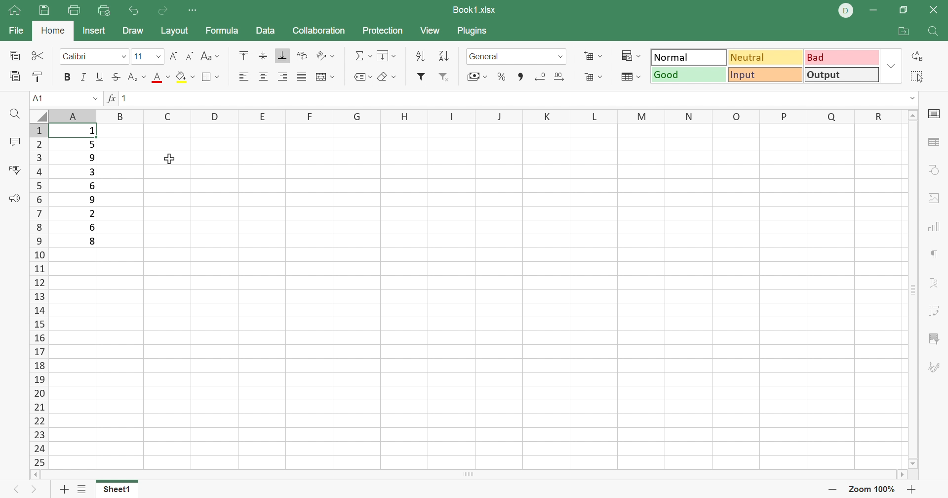  What do you see at coordinates (917, 77) in the screenshot?
I see `Select all` at bounding box center [917, 77].